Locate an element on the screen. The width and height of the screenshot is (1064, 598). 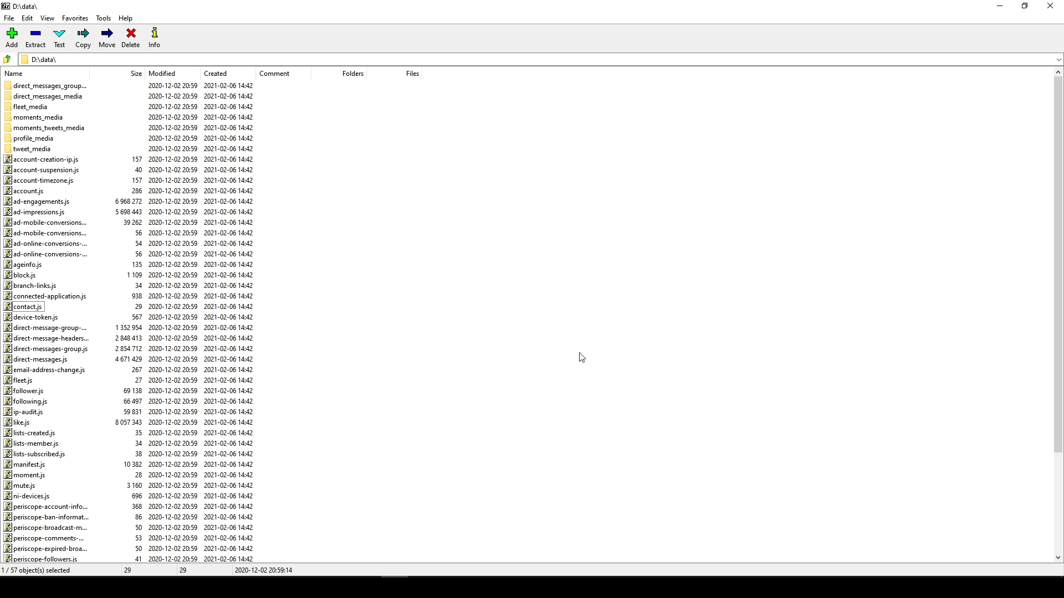
Edit is located at coordinates (27, 17).